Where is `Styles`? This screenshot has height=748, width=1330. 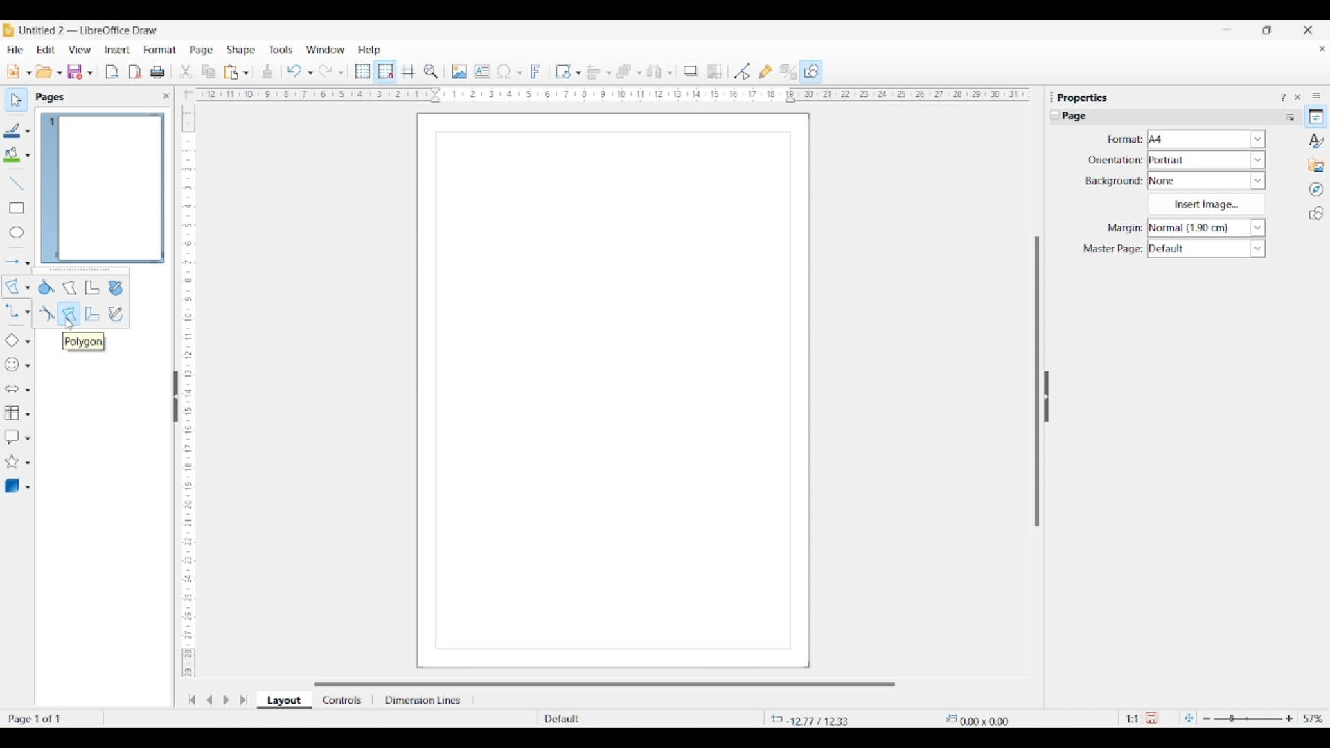 Styles is located at coordinates (1317, 141).